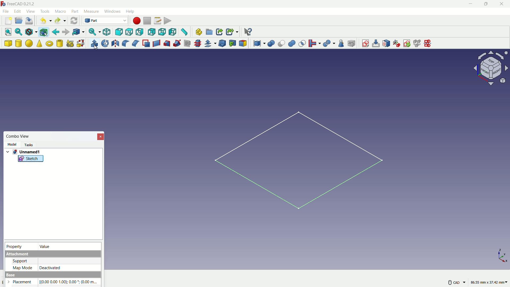 The width and height of the screenshot is (510, 287). What do you see at coordinates (487, 4) in the screenshot?
I see `maximize` at bounding box center [487, 4].